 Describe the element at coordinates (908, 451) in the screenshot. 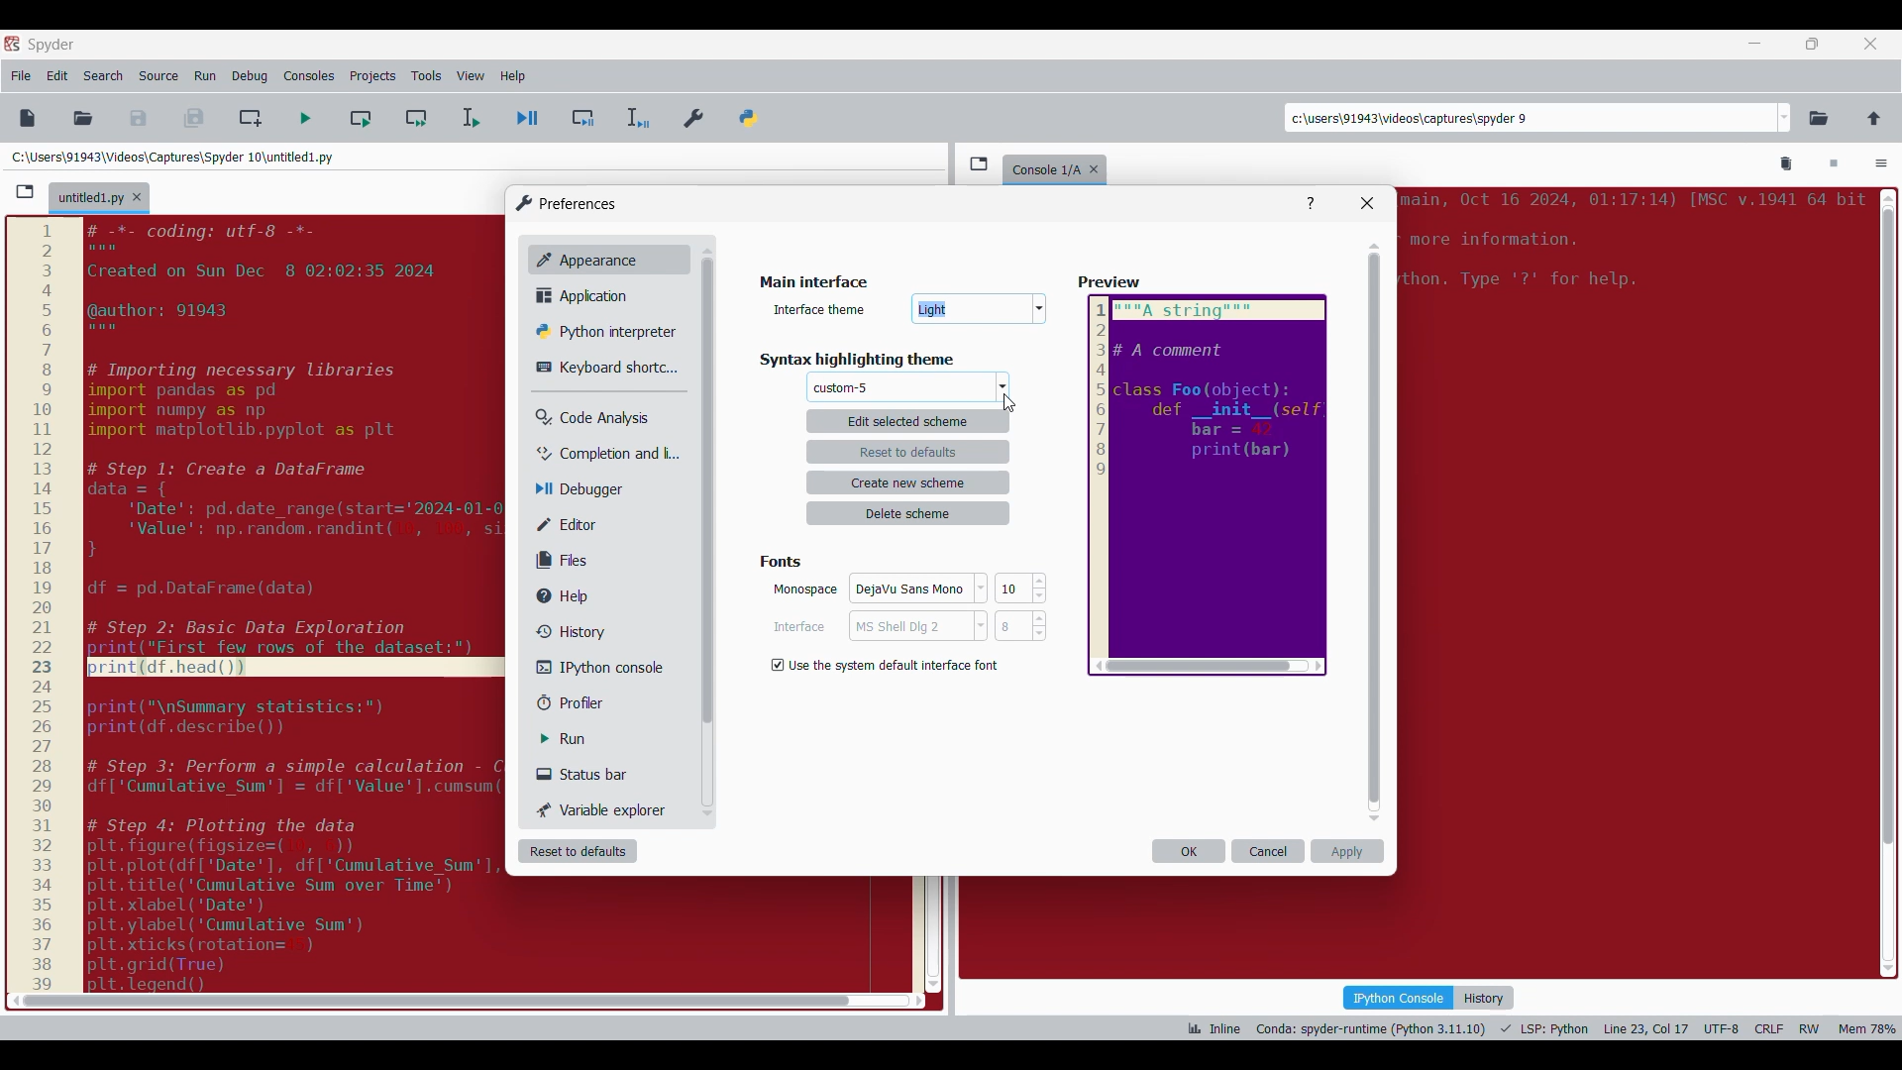

I see `reset to defaults` at that location.